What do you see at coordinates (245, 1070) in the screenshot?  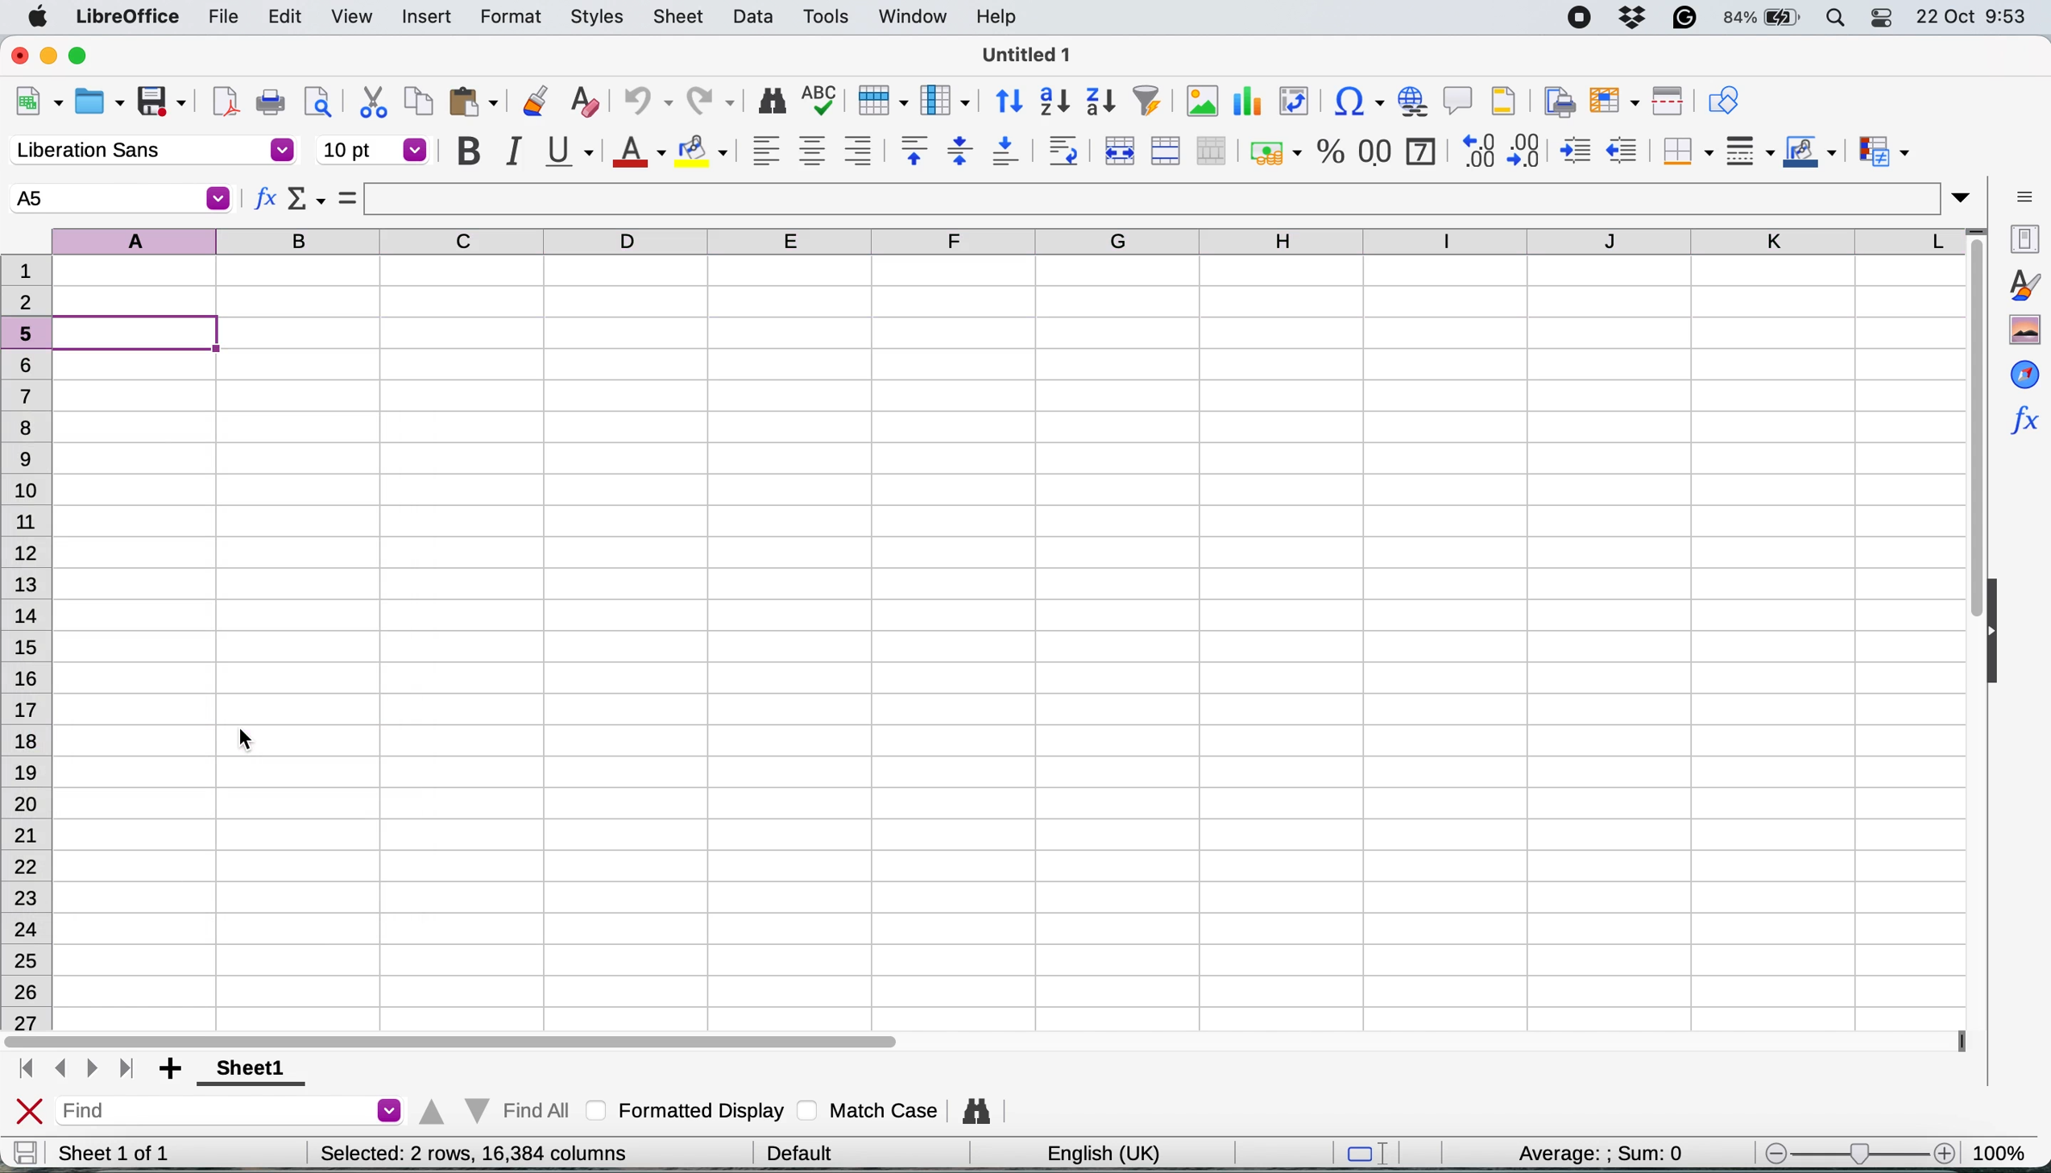 I see `sheet 1` at bounding box center [245, 1070].